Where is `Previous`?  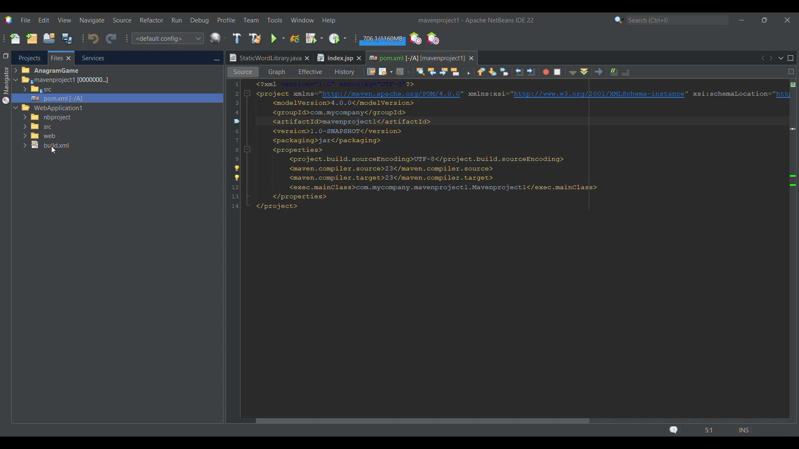
Previous is located at coordinates (762, 58).